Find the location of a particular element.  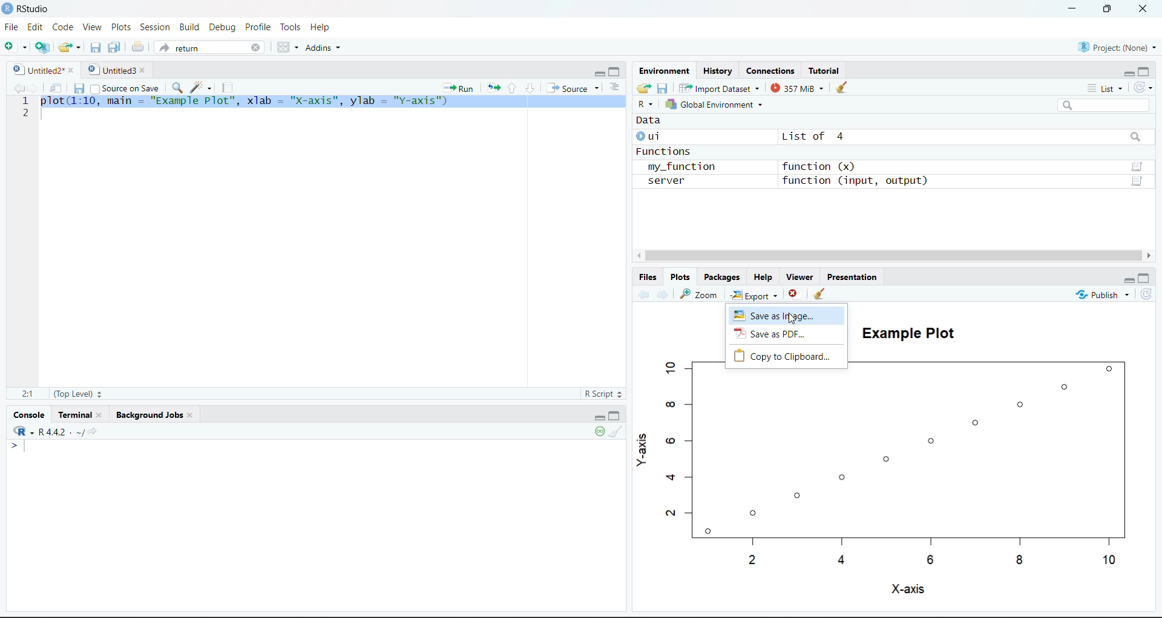

Search bar is located at coordinates (1105, 105).